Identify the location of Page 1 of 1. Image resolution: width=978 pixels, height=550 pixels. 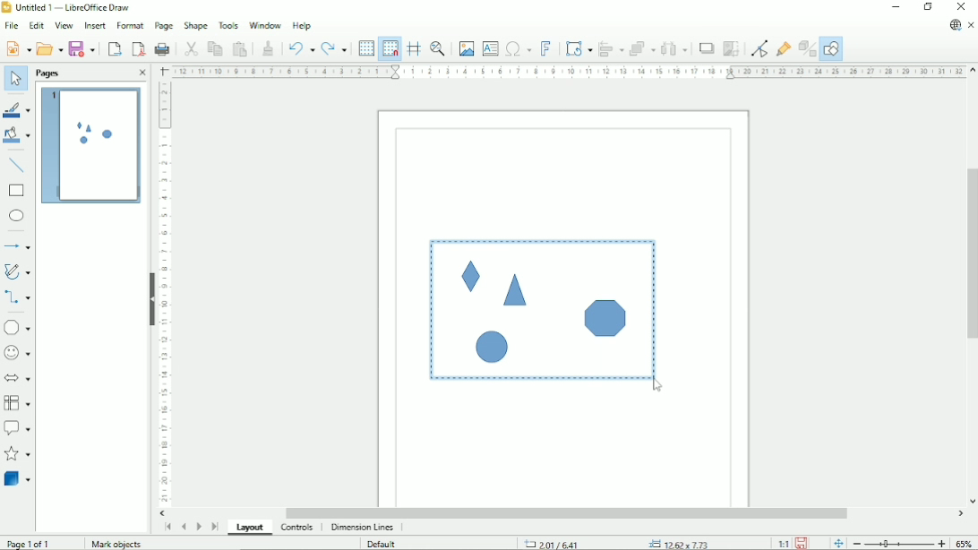
(39, 543).